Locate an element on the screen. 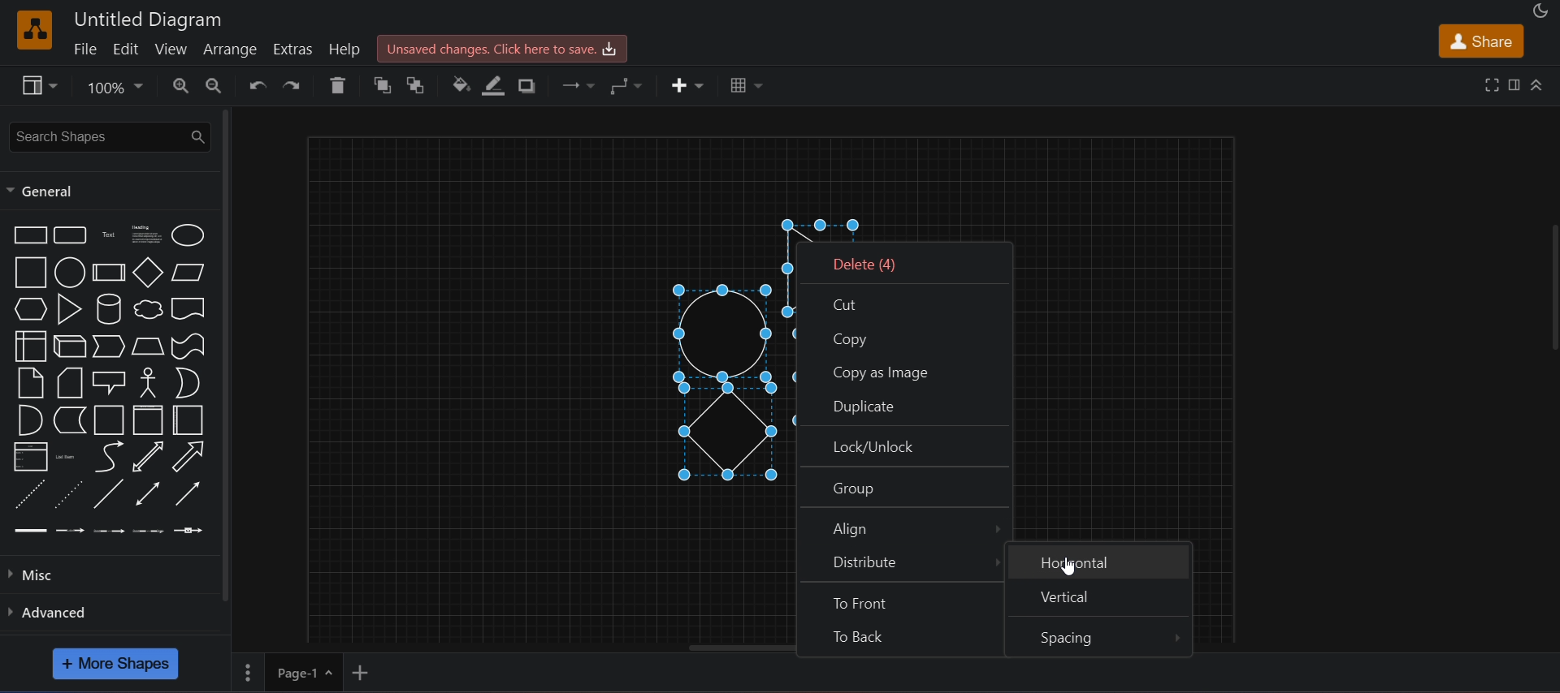 Image resolution: width=1560 pixels, height=693 pixels. cloud is located at coordinates (145, 311).